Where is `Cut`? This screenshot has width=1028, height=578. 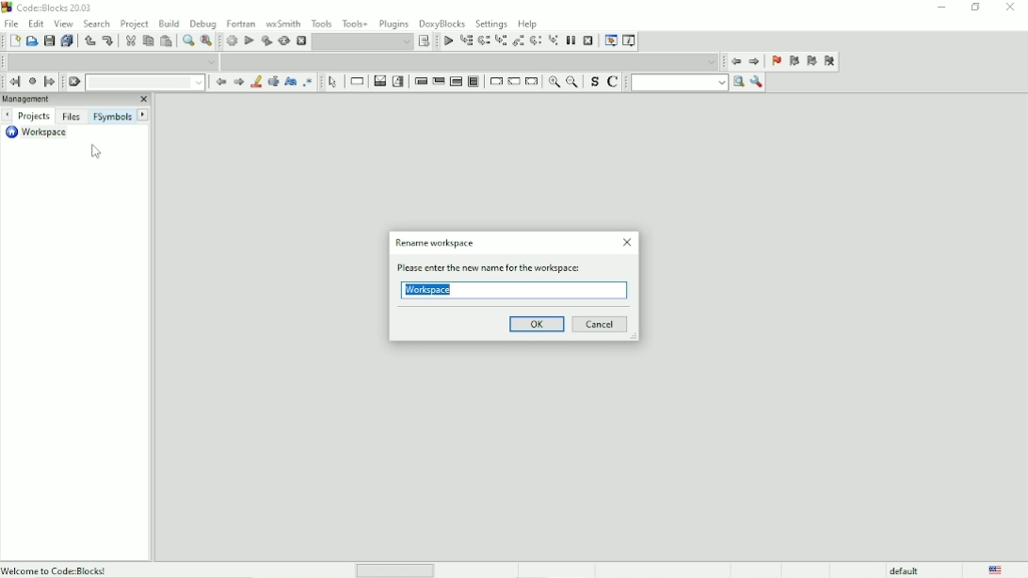 Cut is located at coordinates (130, 40).